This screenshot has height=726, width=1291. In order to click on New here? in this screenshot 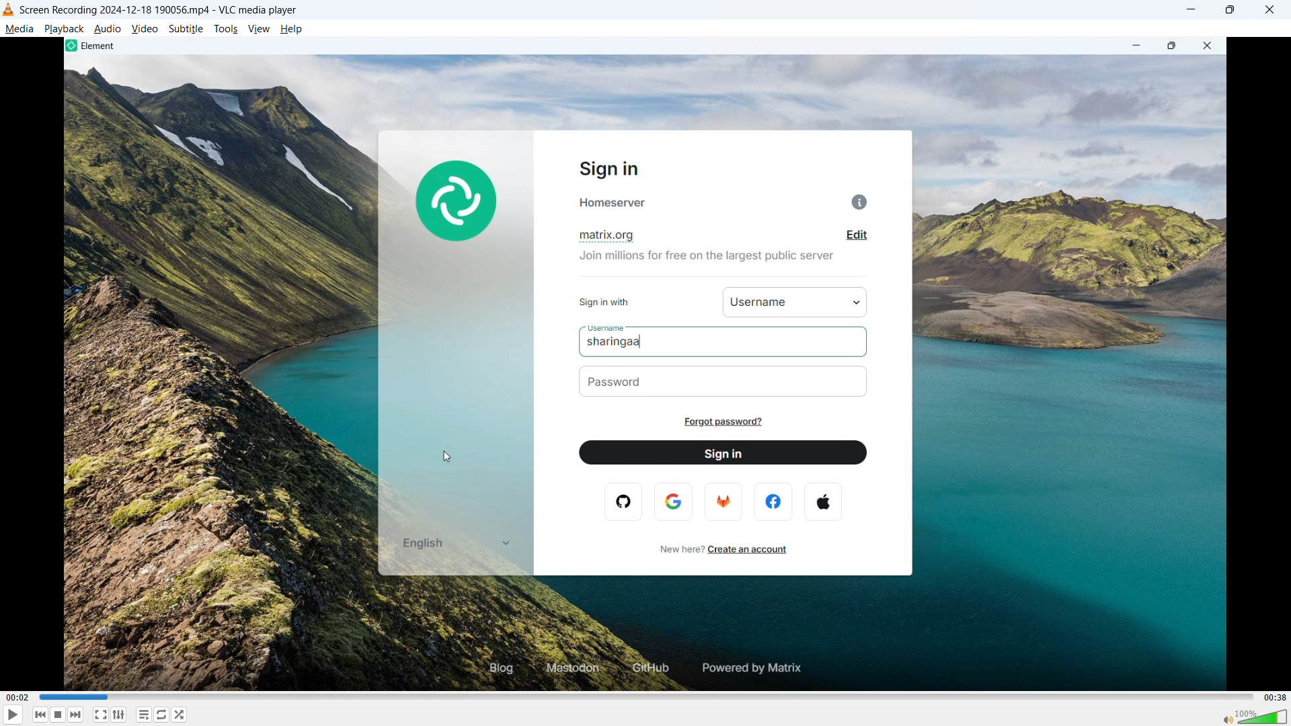, I will do `click(673, 550)`.